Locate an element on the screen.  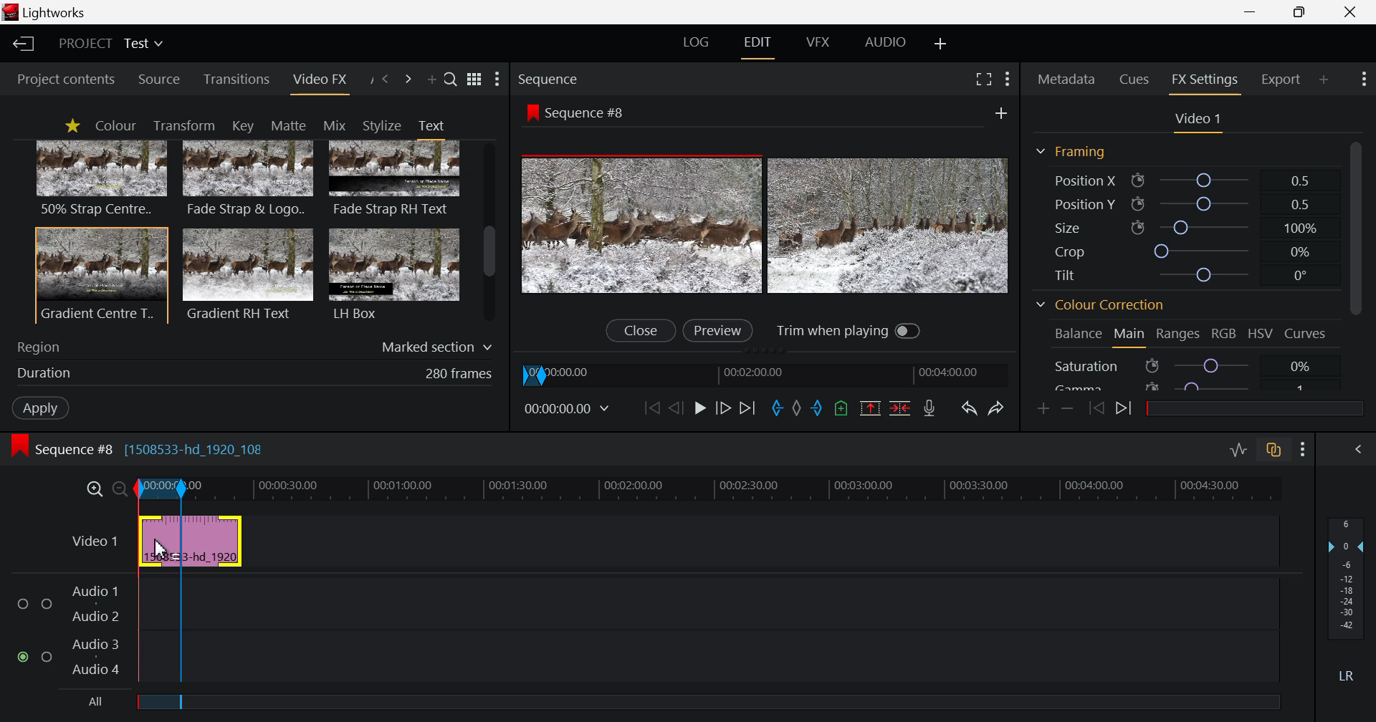
Preview is located at coordinates (717, 329).